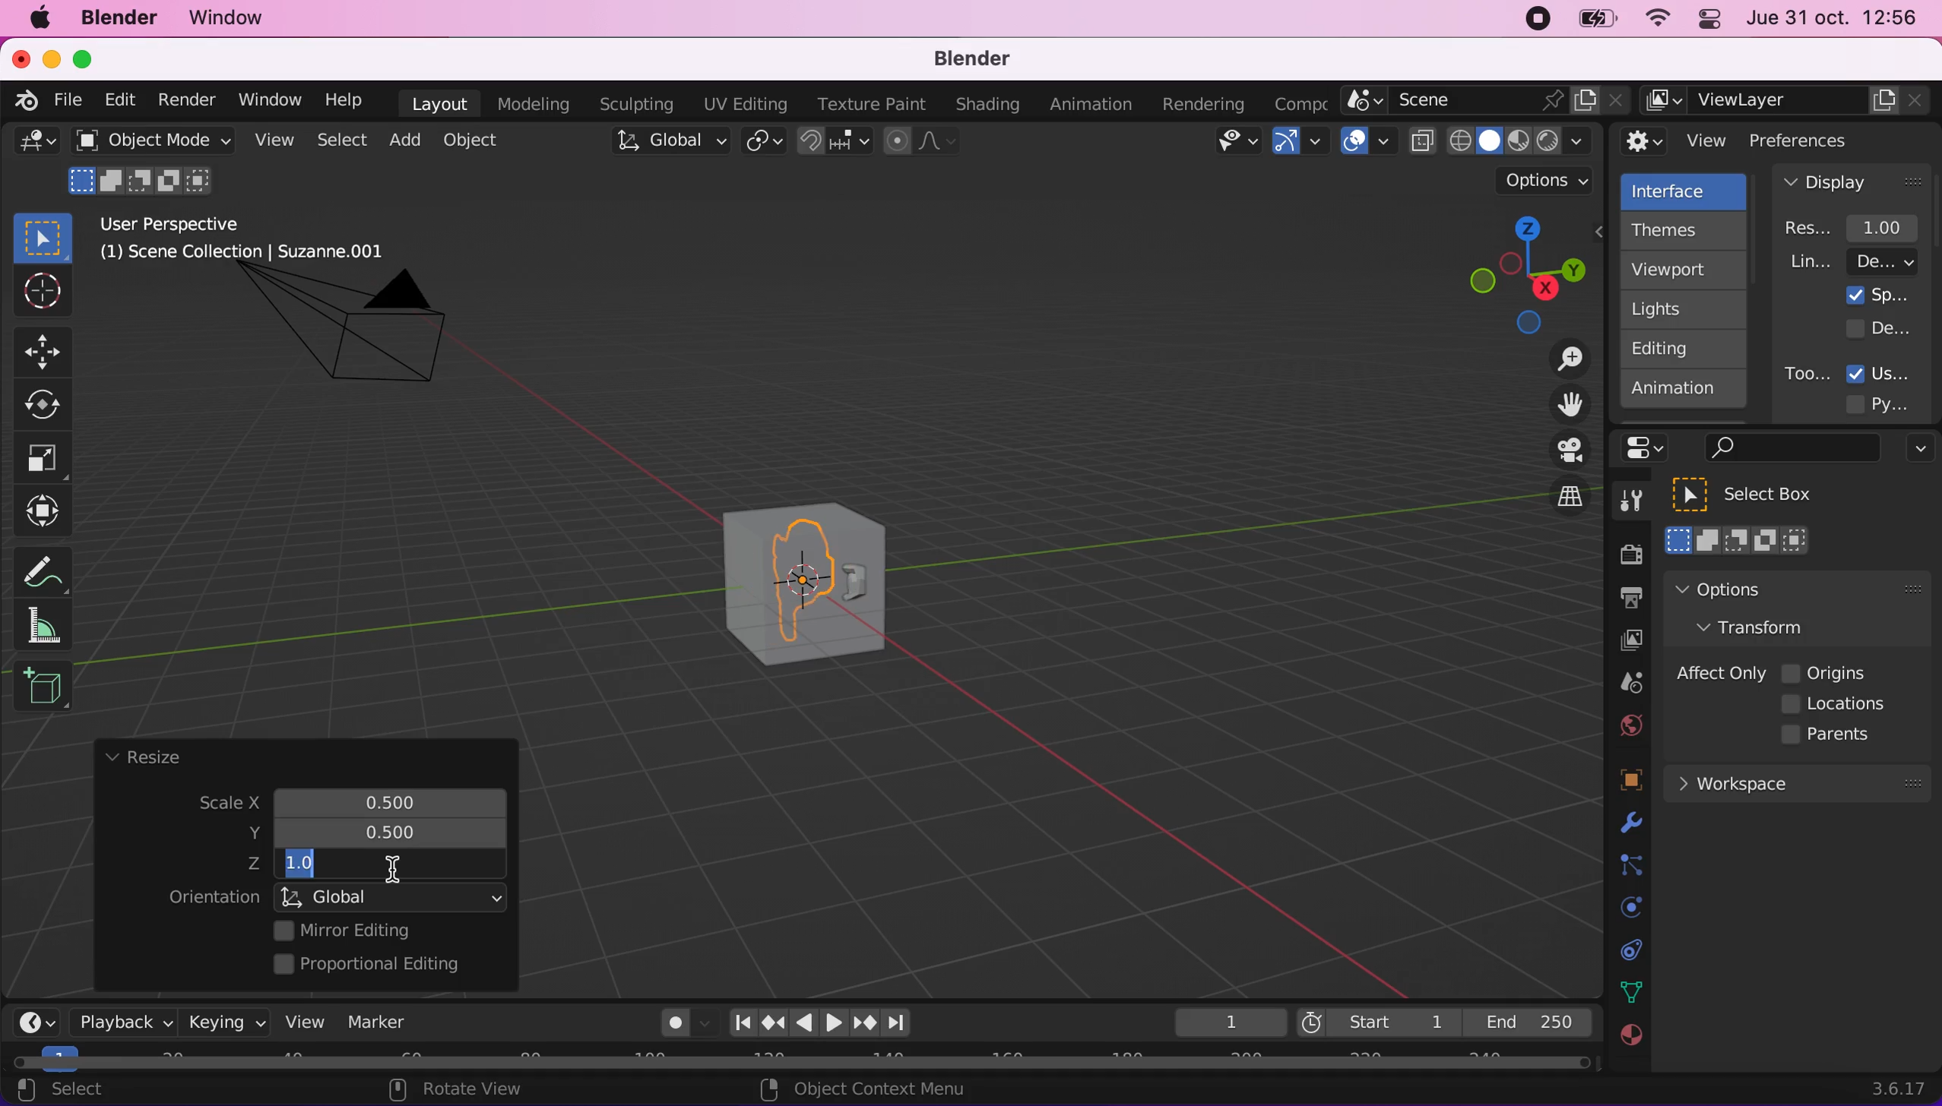 The height and width of the screenshot is (1106, 1942). I want to click on rotate view, so click(471, 1091).